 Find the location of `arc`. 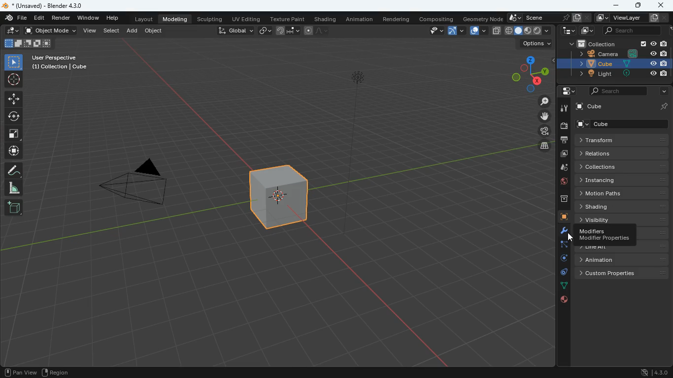

arc is located at coordinates (456, 32).